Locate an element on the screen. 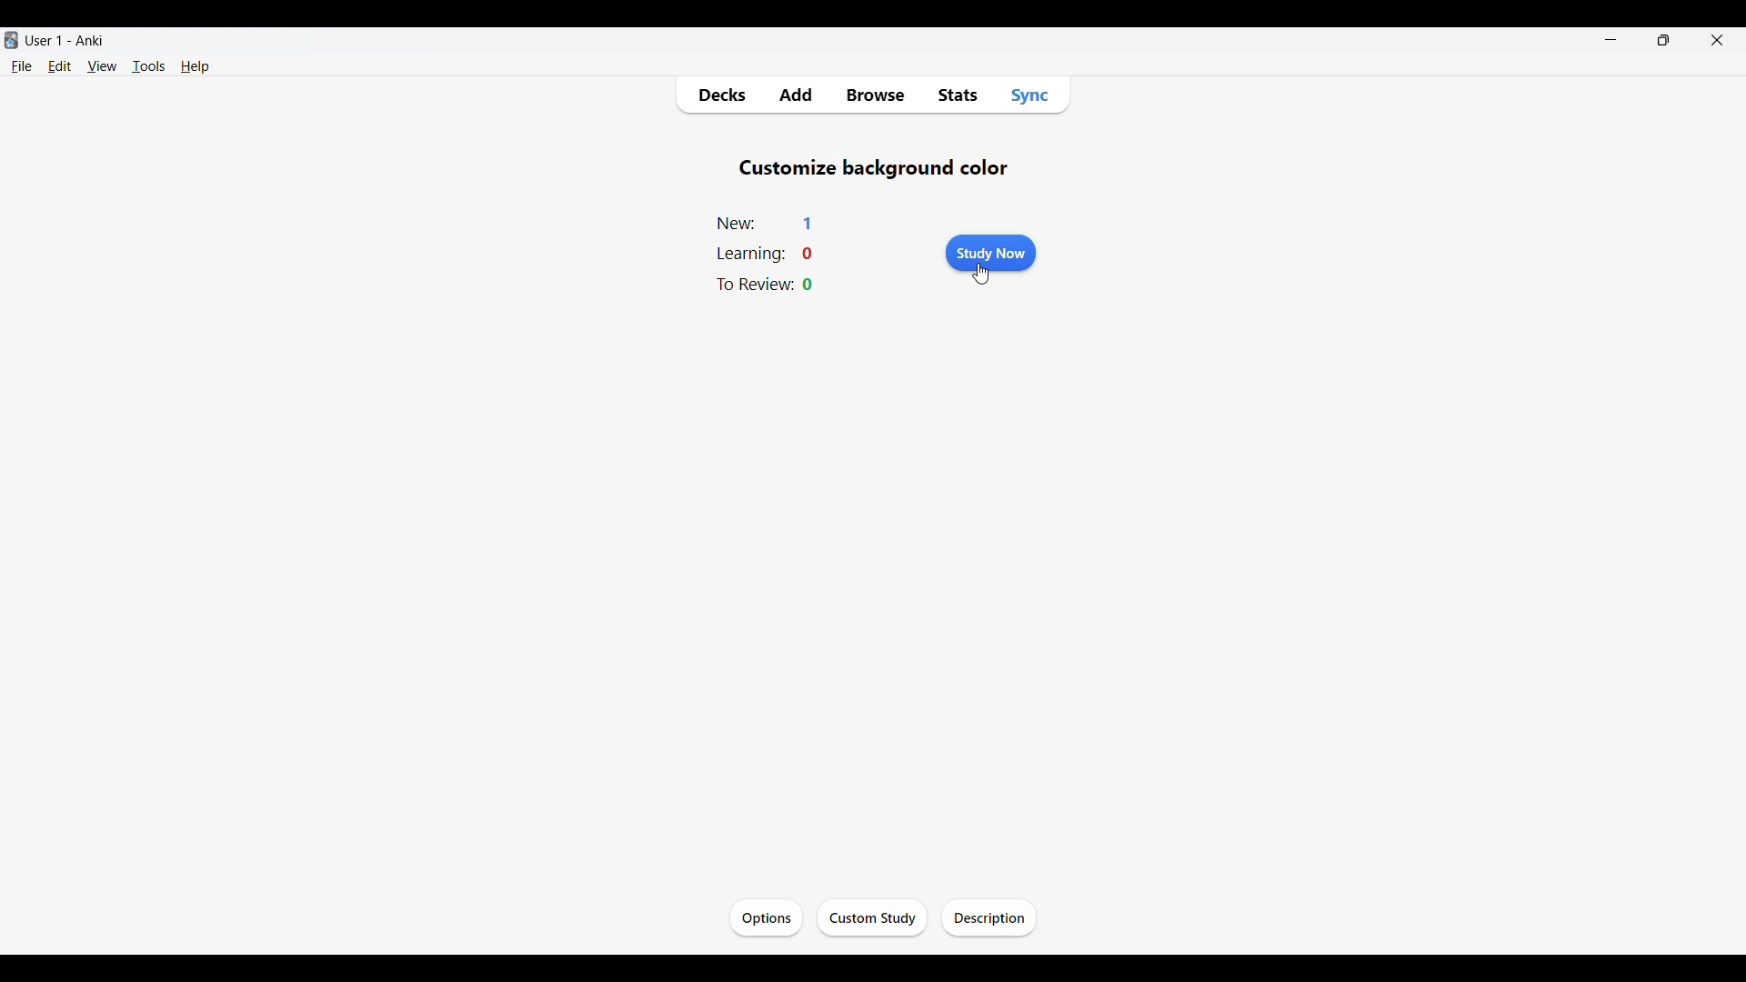 Image resolution: width=1746 pixels, height=982 pixels. Close interface is located at coordinates (1717, 39).